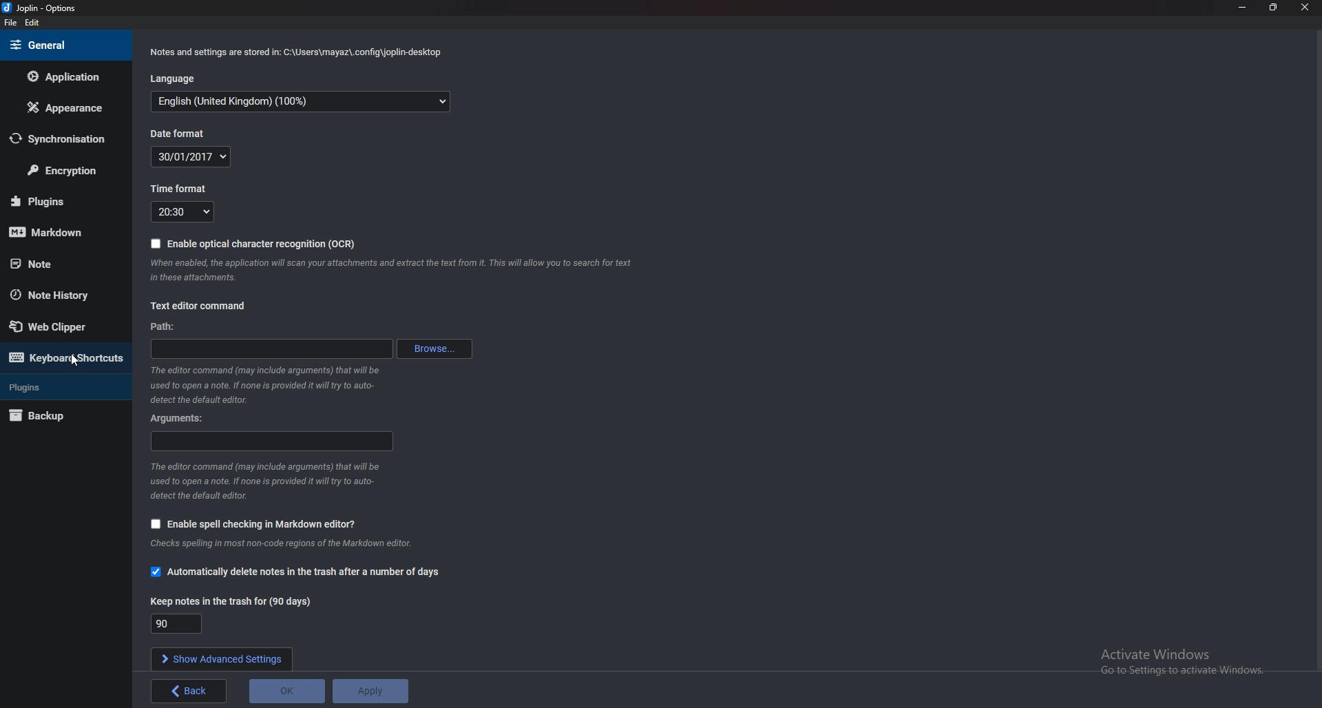 The image size is (1322, 708). Describe the element at coordinates (223, 660) in the screenshot. I see `Show advanced settings` at that location.